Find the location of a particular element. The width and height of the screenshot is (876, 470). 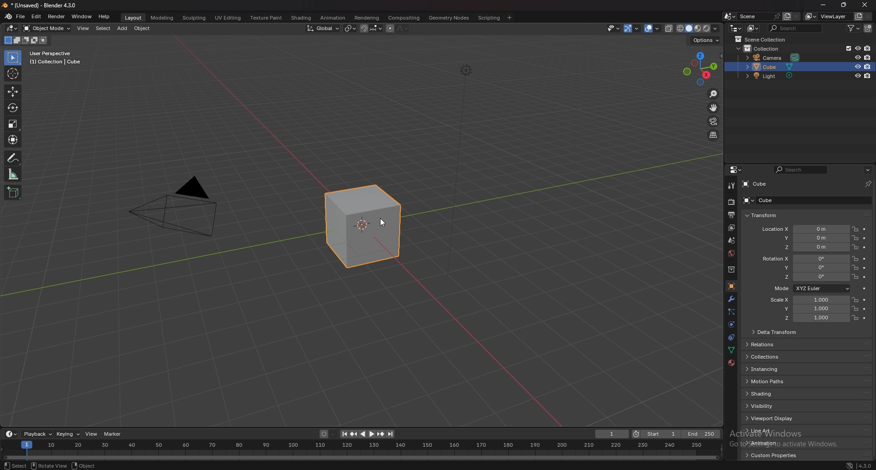

render is located at coordinates (56, 16).